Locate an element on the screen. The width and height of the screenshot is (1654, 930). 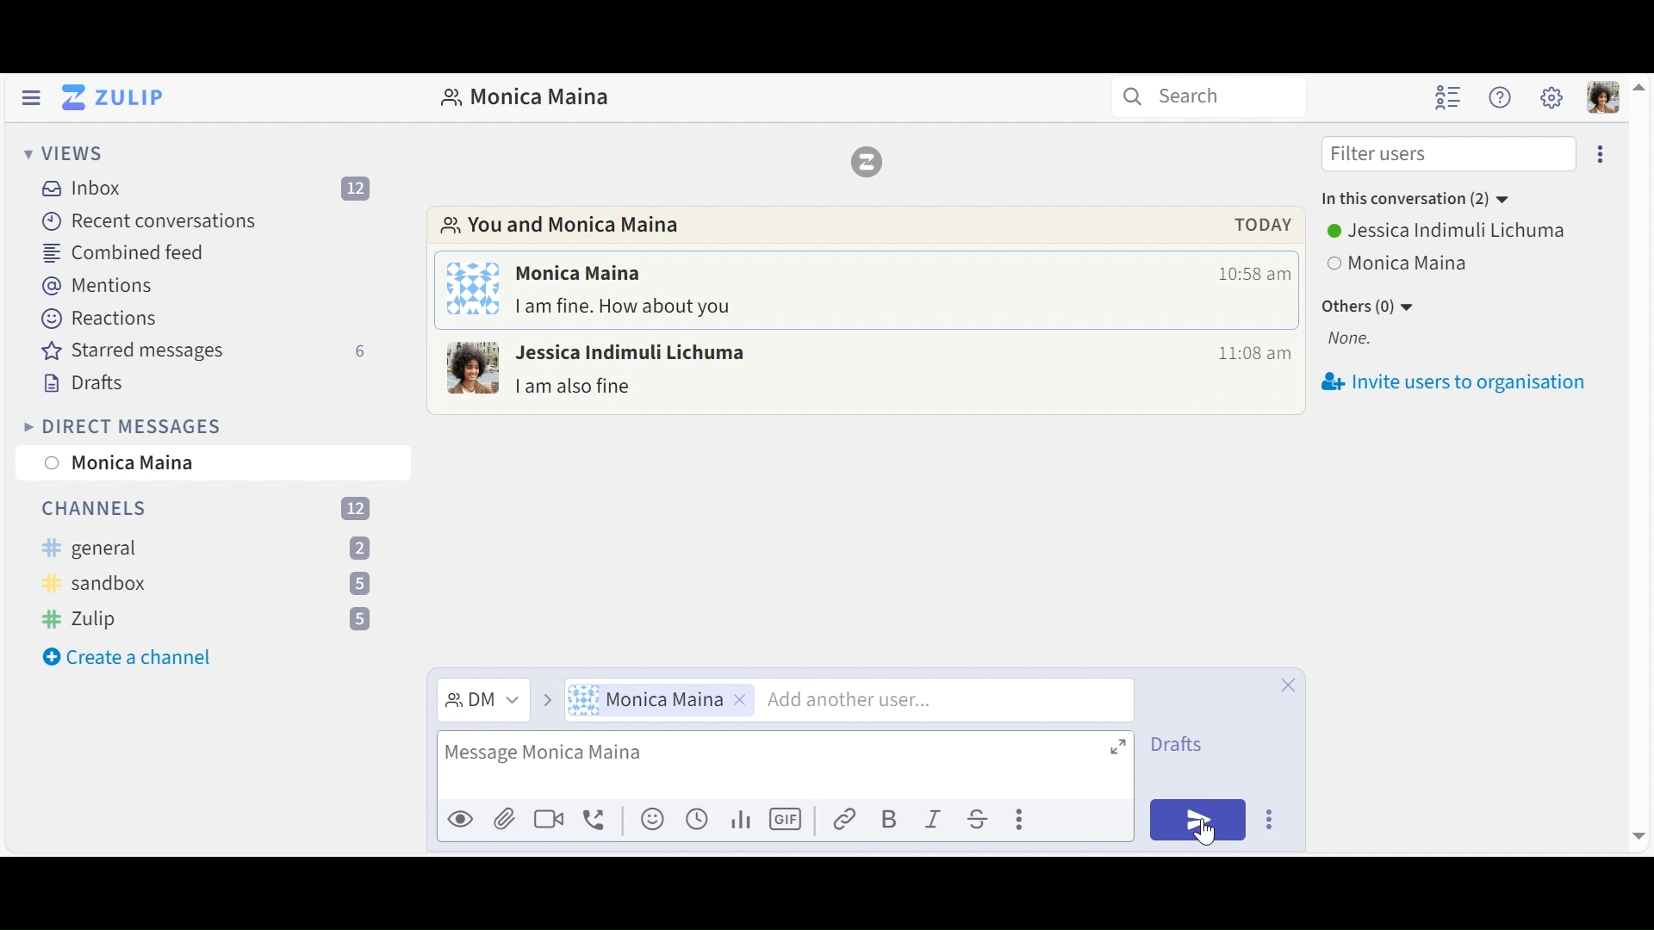
Add video call is located at coordinates (552, 816).